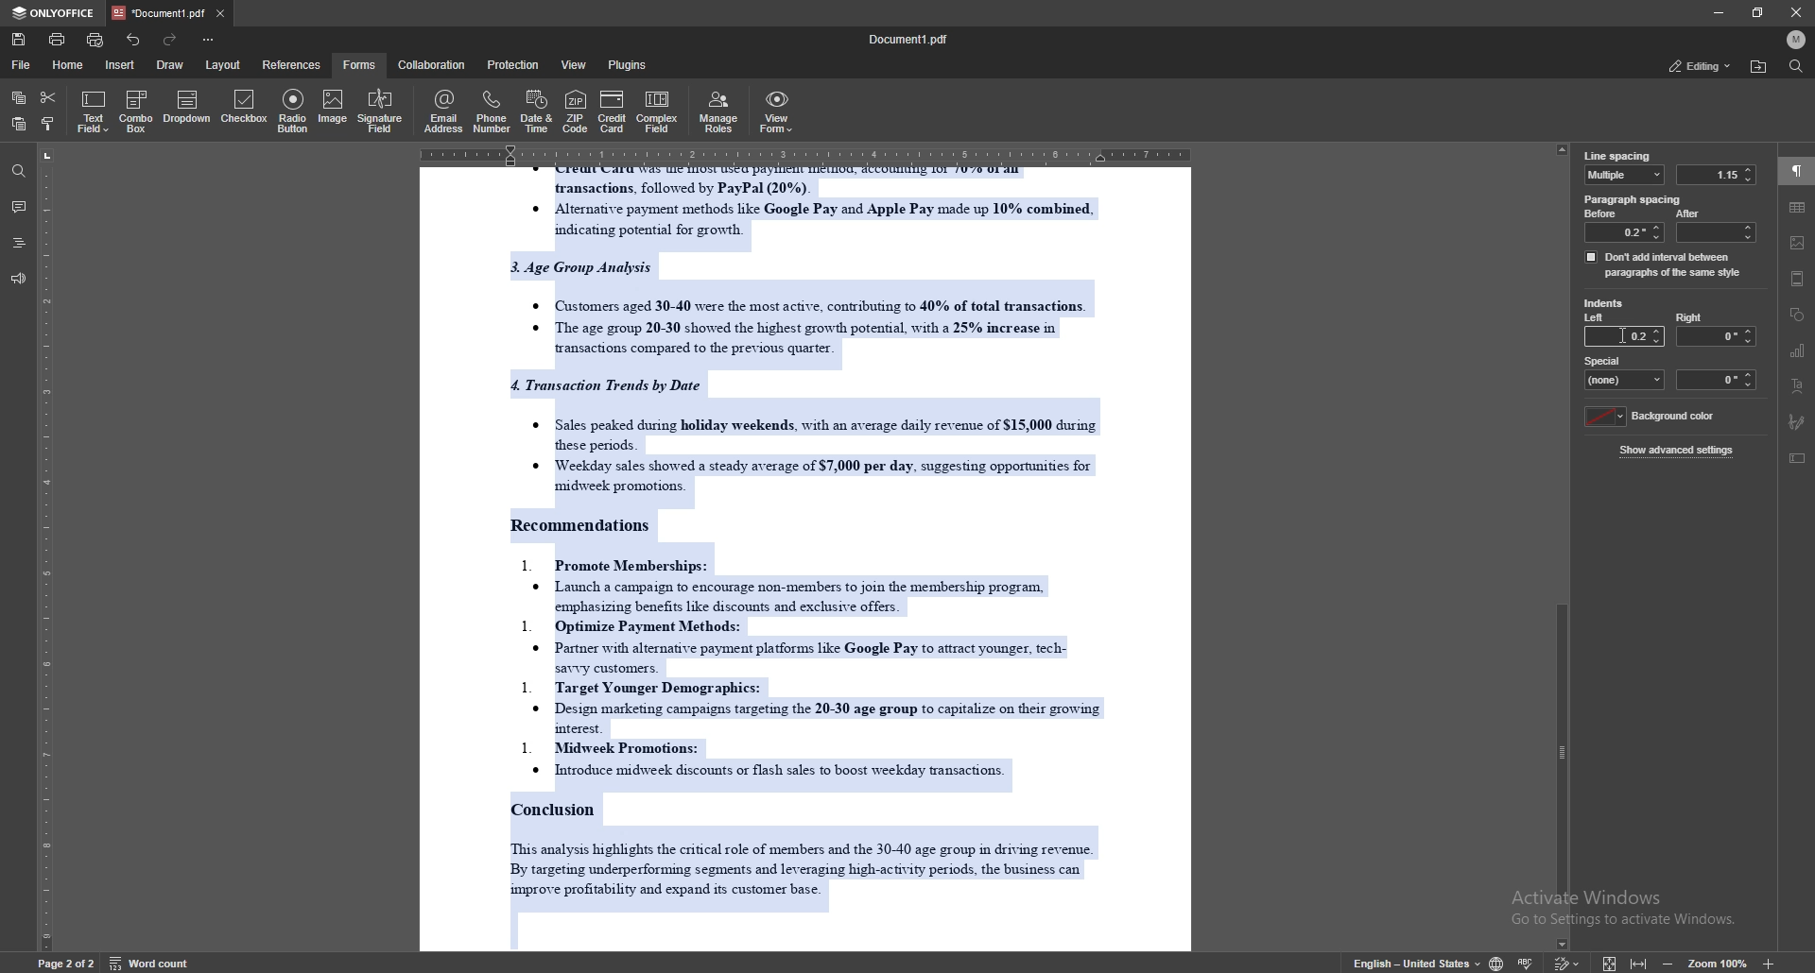  Describe the element at coordinates (97, 40) in the screenshot. I see `quick print` at that location.